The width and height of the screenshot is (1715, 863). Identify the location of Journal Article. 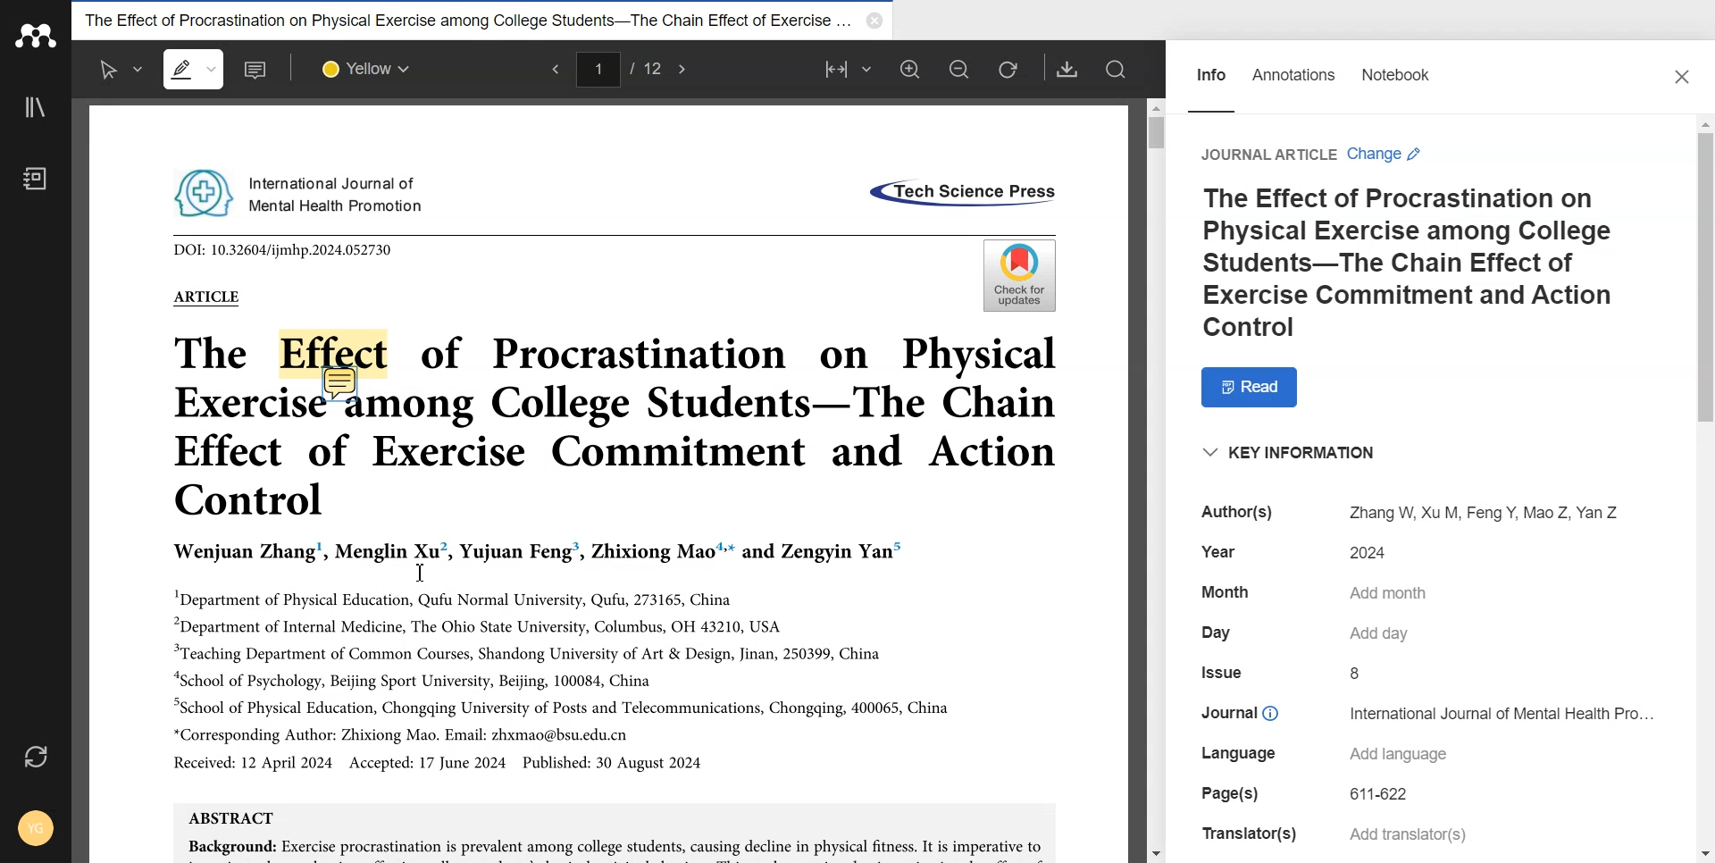
(1267, 155).